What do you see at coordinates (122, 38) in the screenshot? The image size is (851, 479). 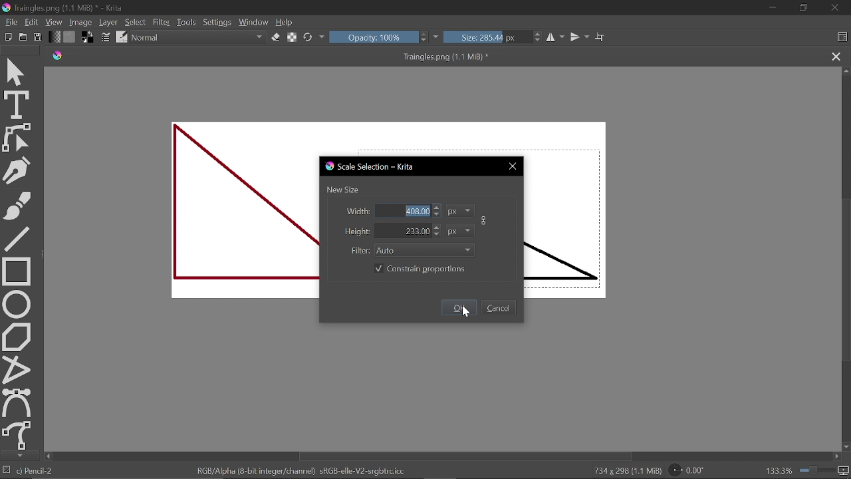 I see `Edit brush preset` at bounding box center [122, 38].